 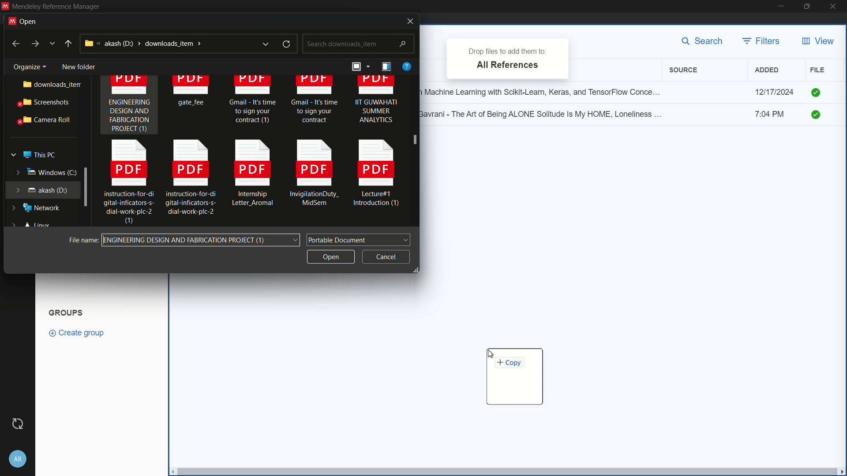 I want to click on Groups, so click(x=67, y=312).